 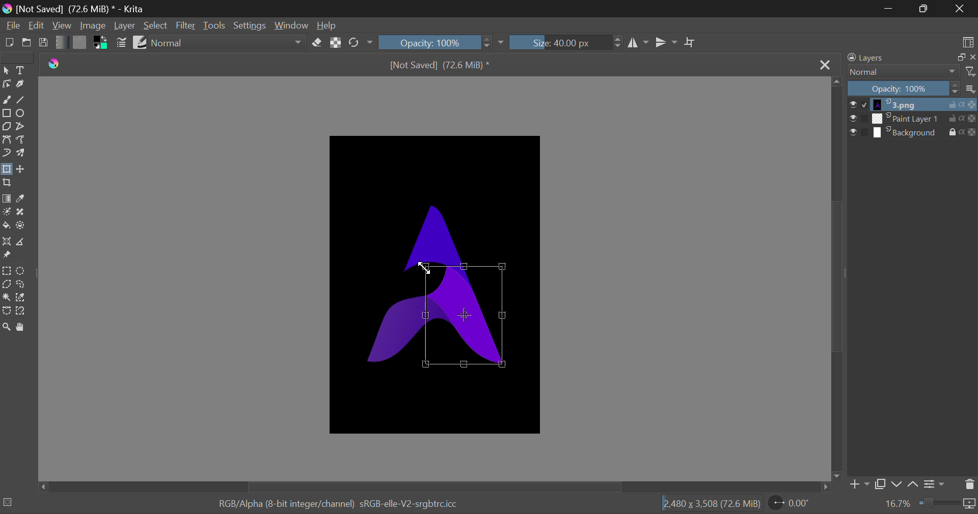 What do you see at coordinates (8, 113) in the screenshot?
I see `Rectangle` at bounding box center [8, 113].